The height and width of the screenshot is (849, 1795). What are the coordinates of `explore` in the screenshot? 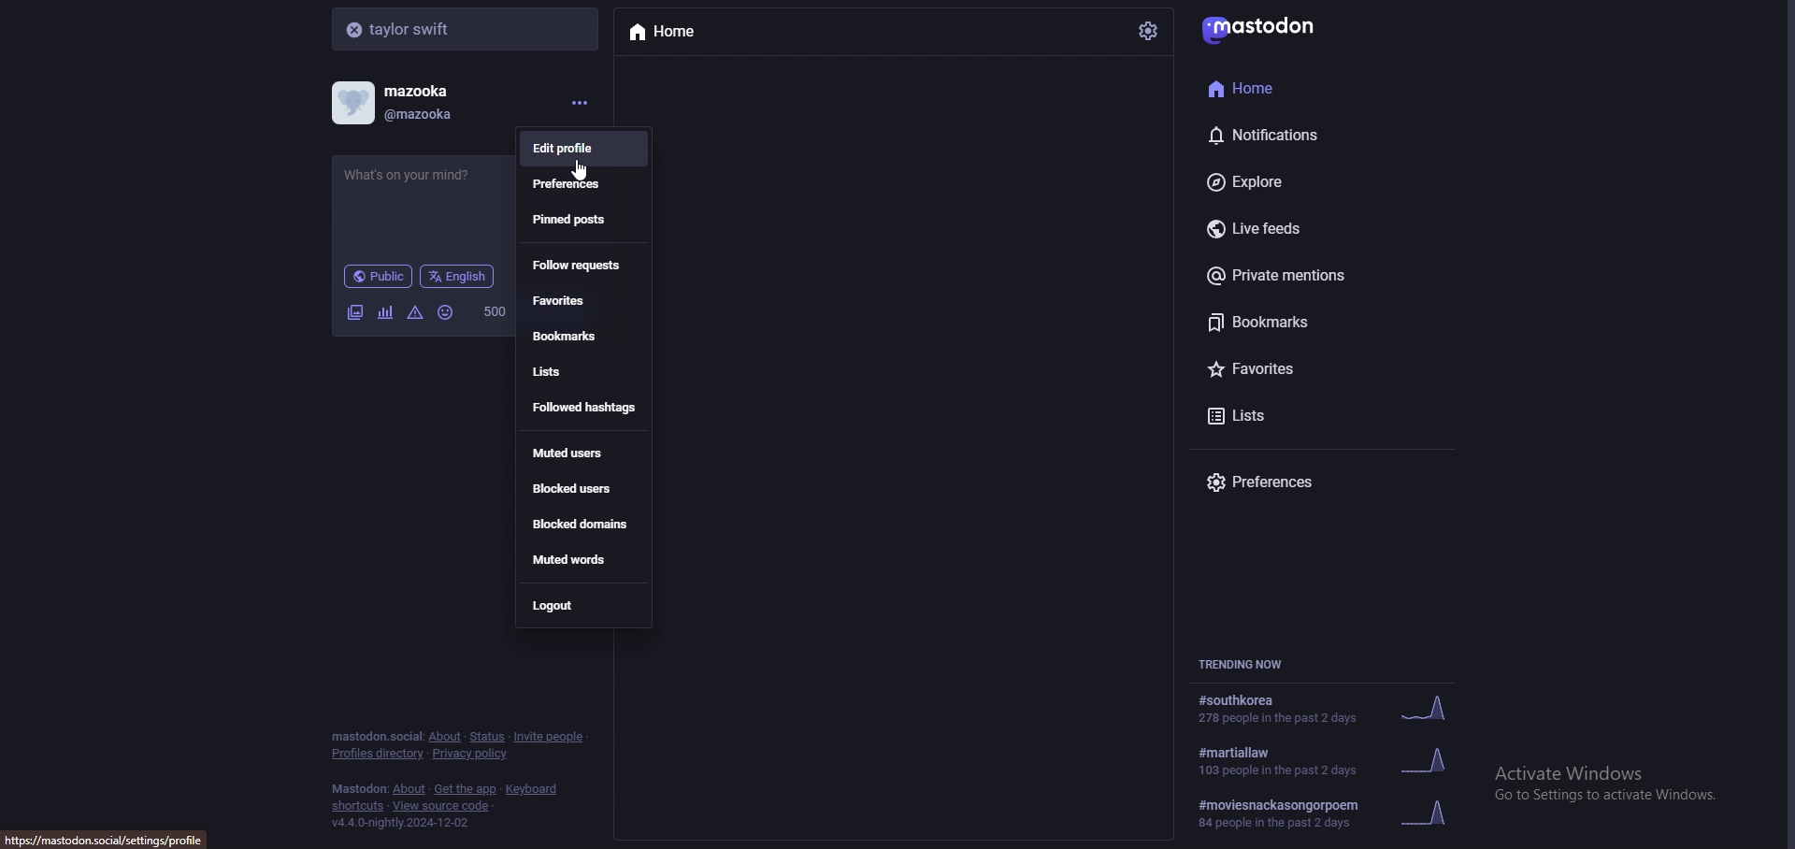 It's located at (1308, 182).